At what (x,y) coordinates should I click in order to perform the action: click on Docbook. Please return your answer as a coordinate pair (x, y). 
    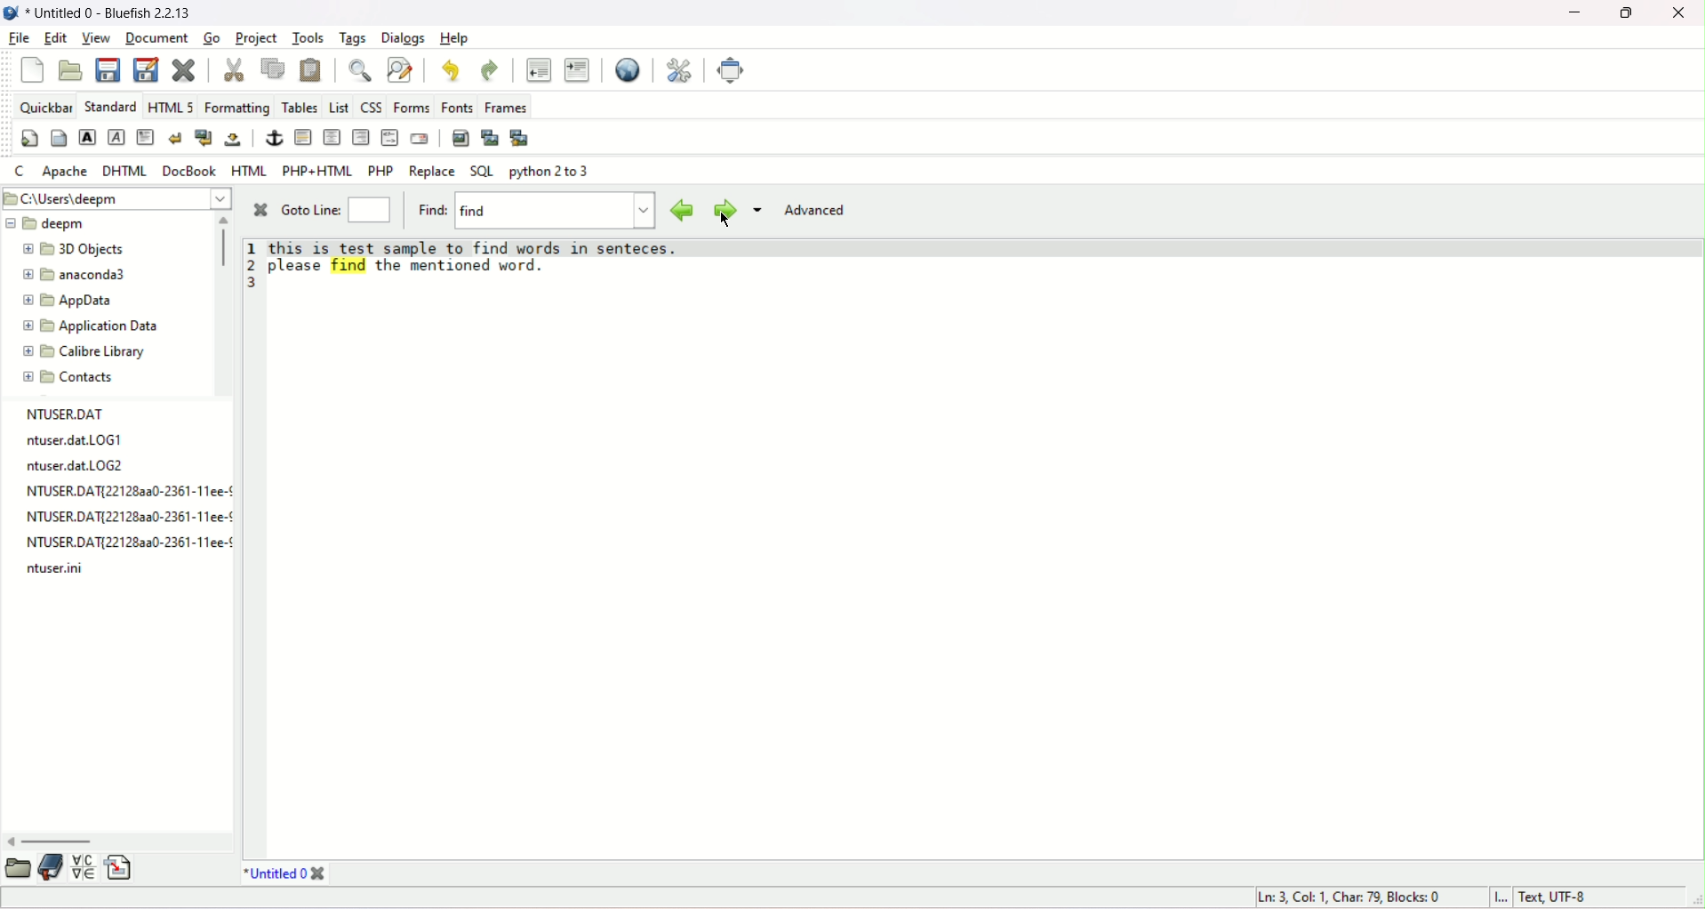
    Looking at the image, I should click on (190, 170).